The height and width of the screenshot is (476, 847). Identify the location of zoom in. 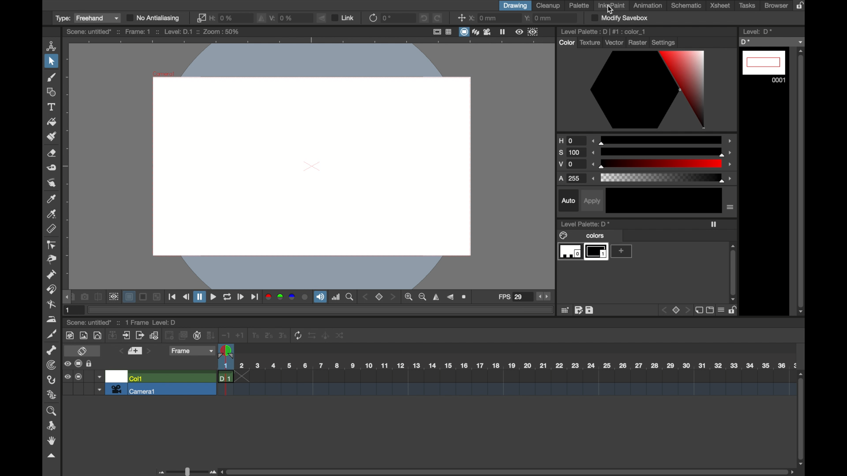
(409, 297).